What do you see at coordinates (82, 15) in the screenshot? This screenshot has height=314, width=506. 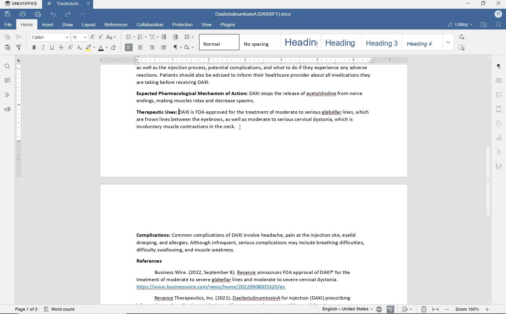 I see `customize quick access toolbar` at bounding box center [82, 15].